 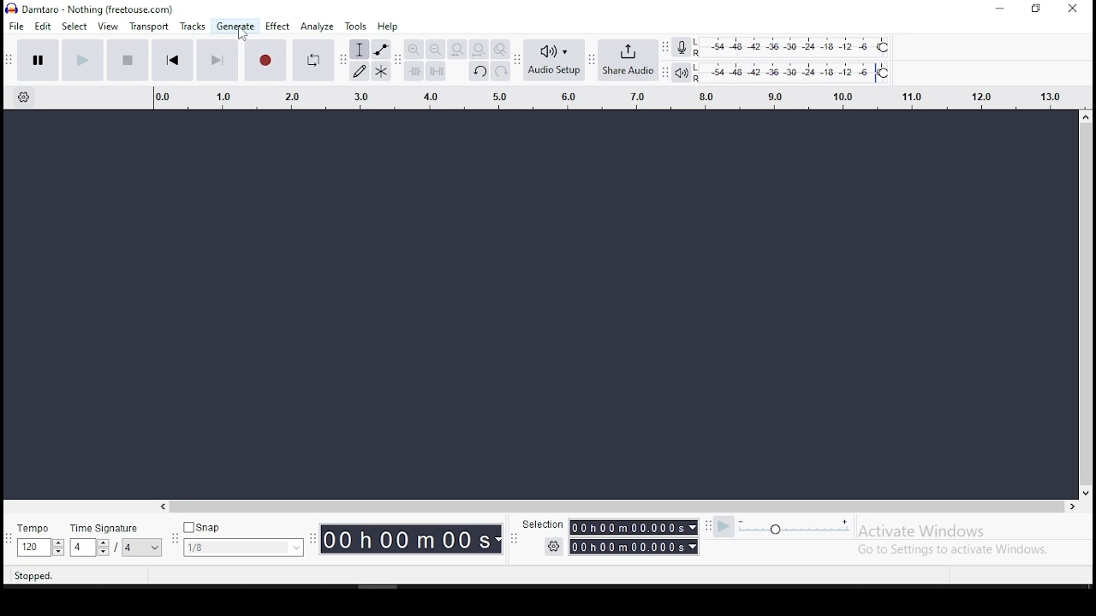 I want to click on record, so click(x=265, y=60).